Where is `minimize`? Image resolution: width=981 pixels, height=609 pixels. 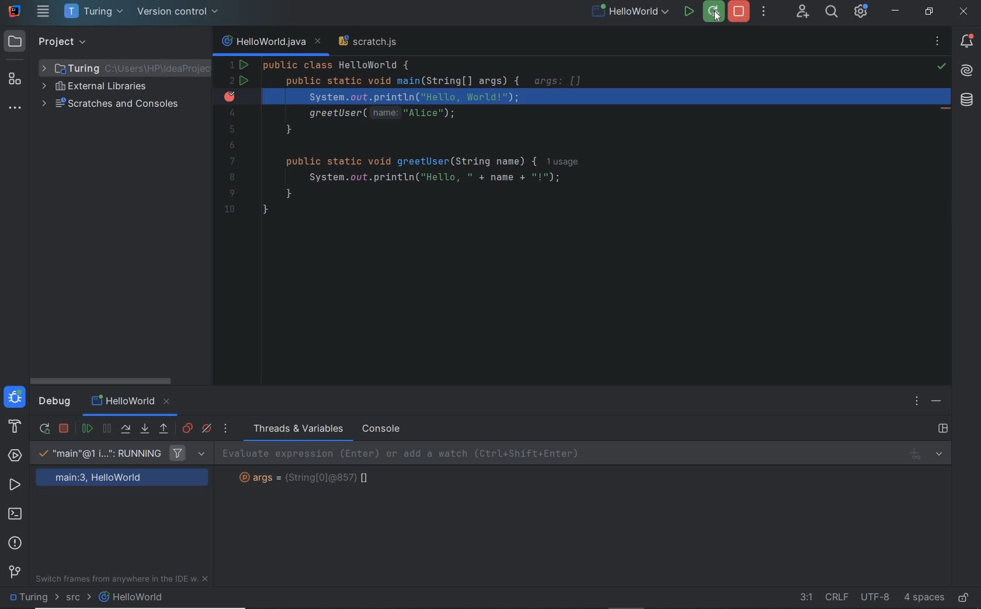
minimize is located at coordinates (896, 11).